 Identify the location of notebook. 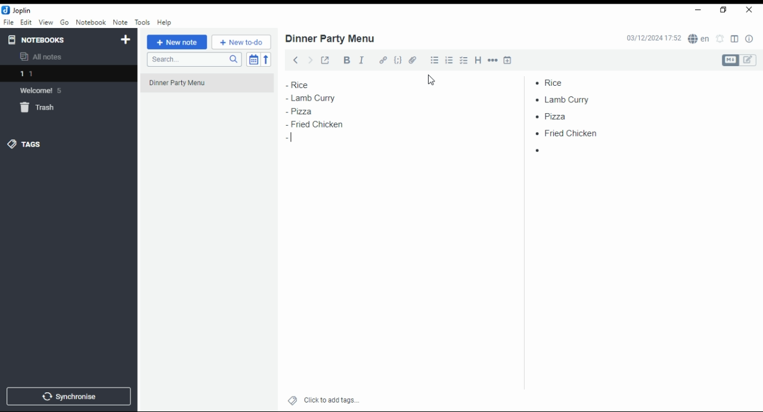
(91, 22).